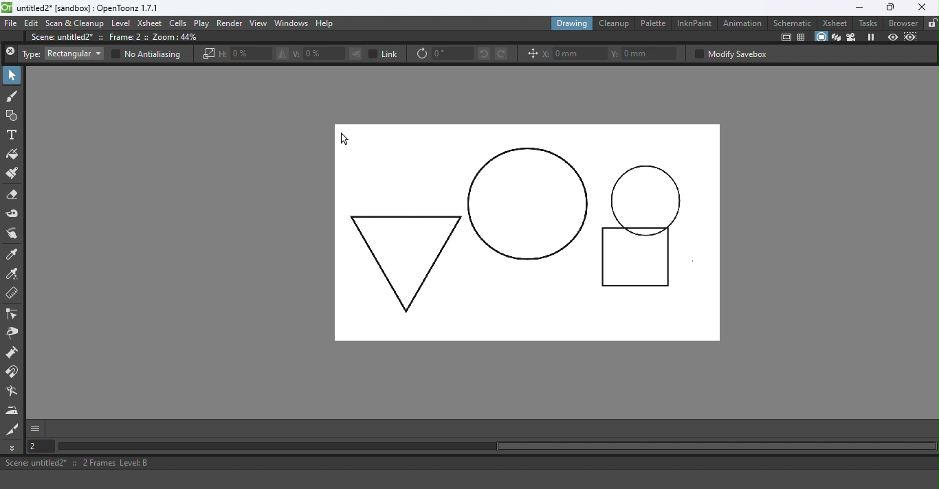 The height and width of the screenshot is (489, 939). What do you see at coordinates (793, 22) in the screenshot?
I see `Schematic` at bounding box center [793, 22].